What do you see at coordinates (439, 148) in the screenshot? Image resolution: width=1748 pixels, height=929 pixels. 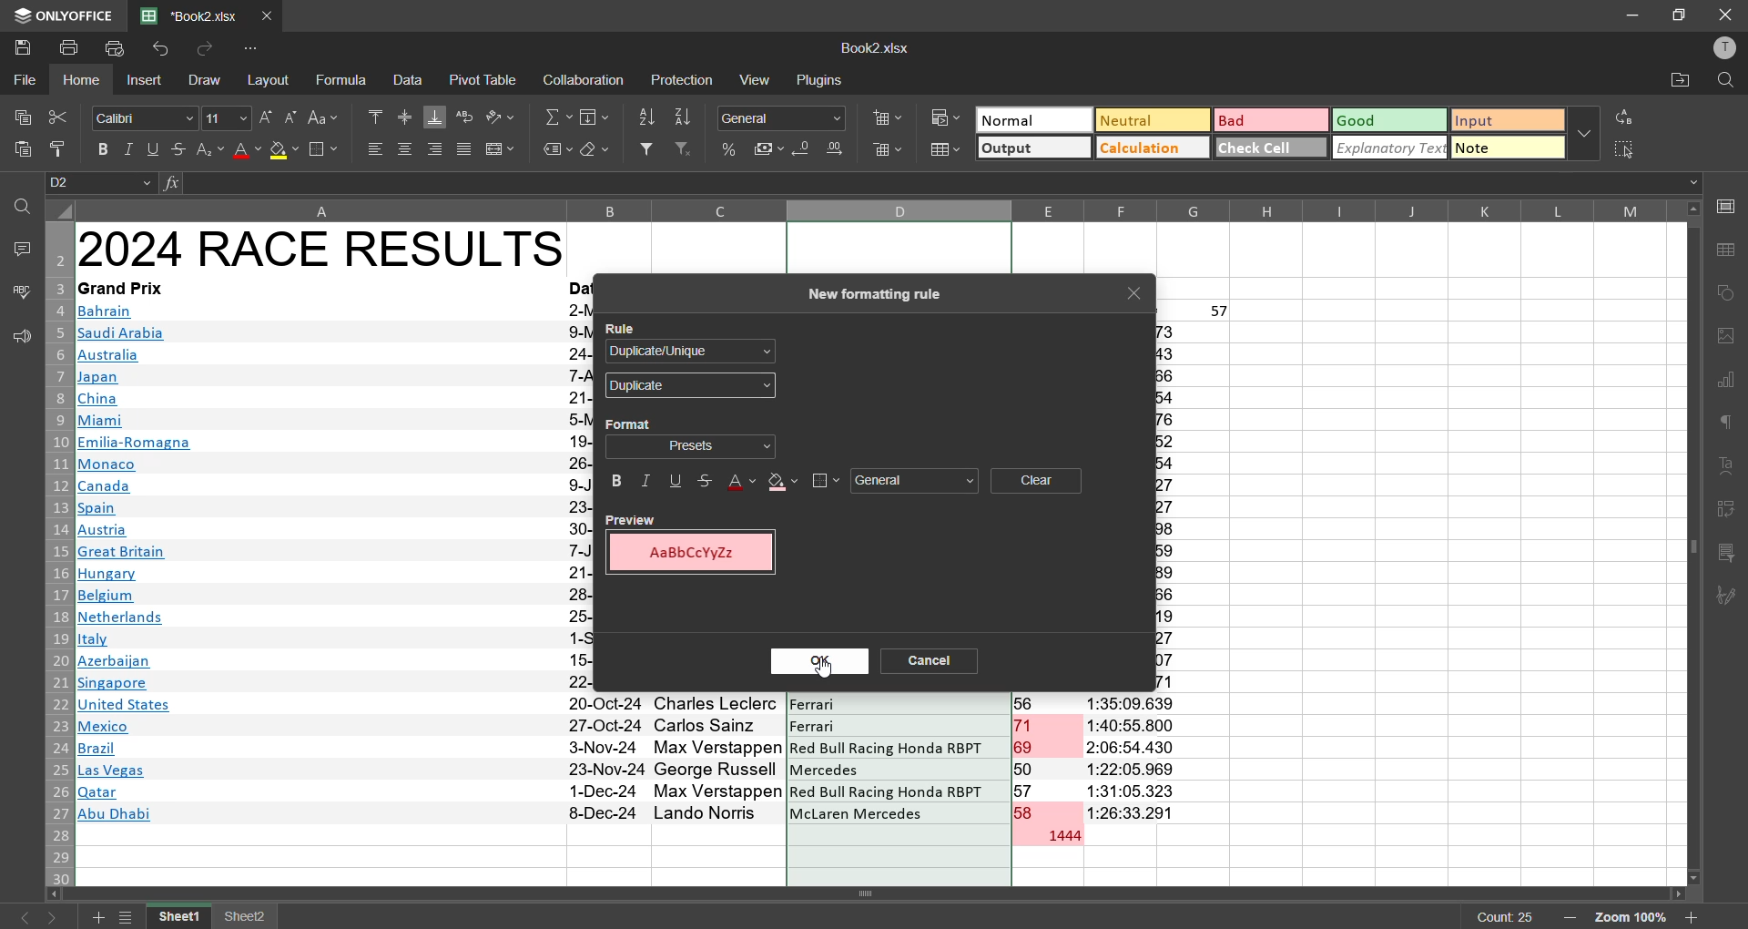 I see `align right` at bounding box center [439, 148].